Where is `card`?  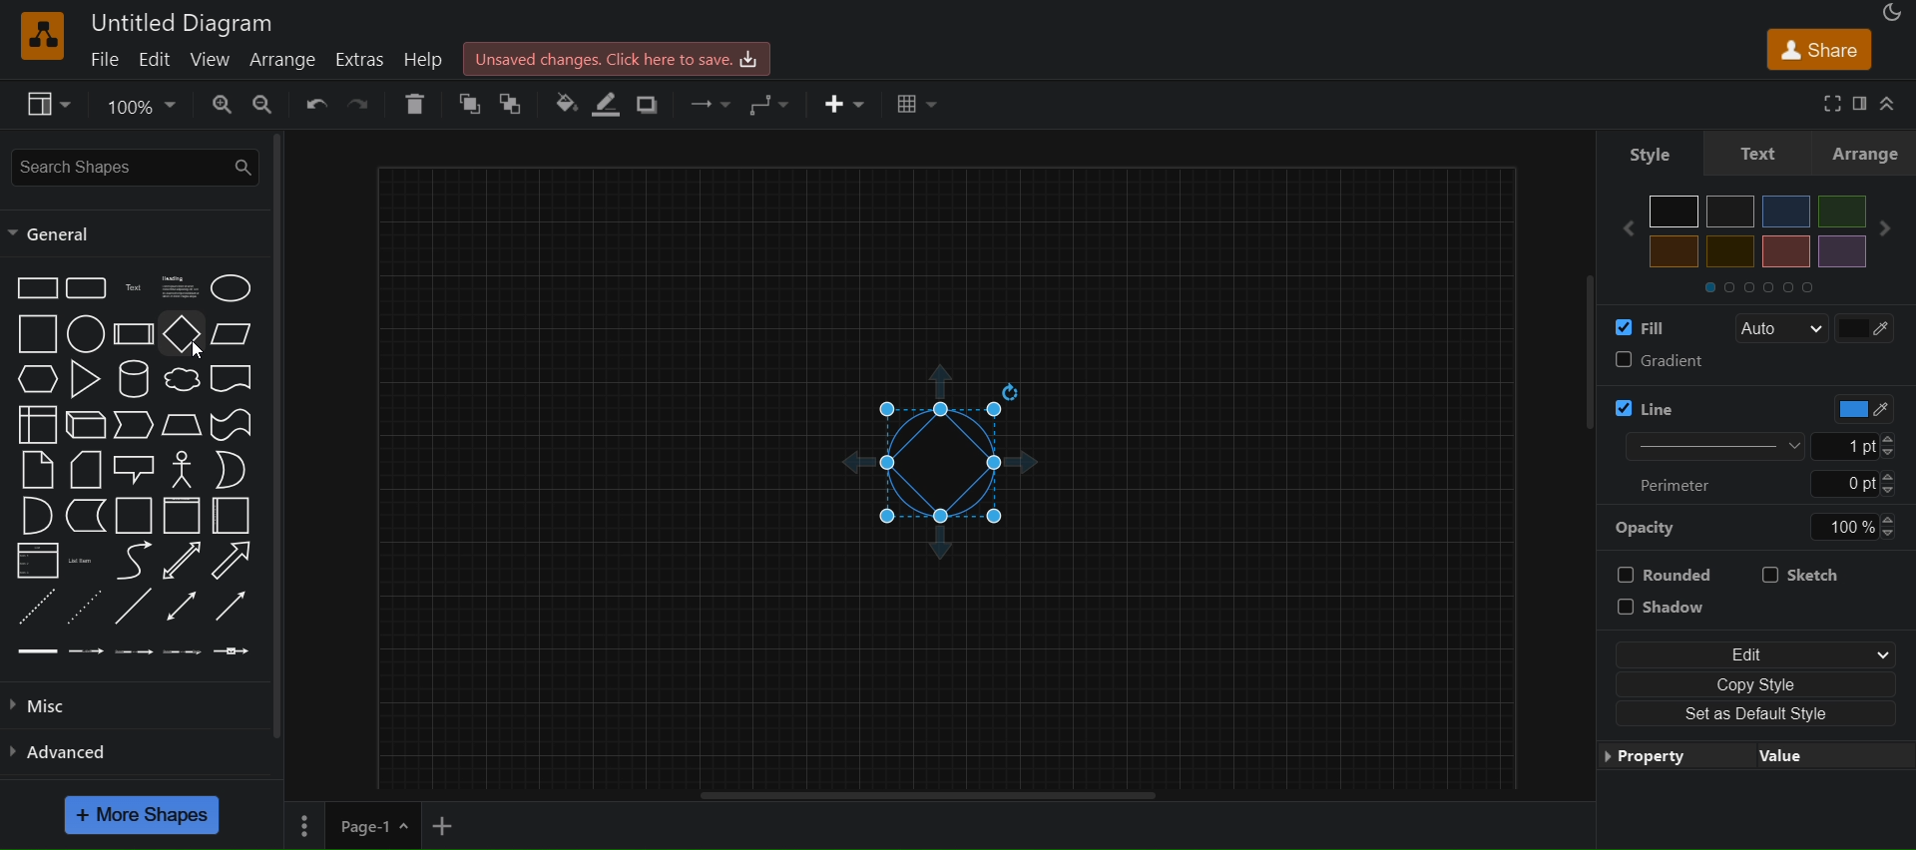
card is located at coordinates (86, 471).